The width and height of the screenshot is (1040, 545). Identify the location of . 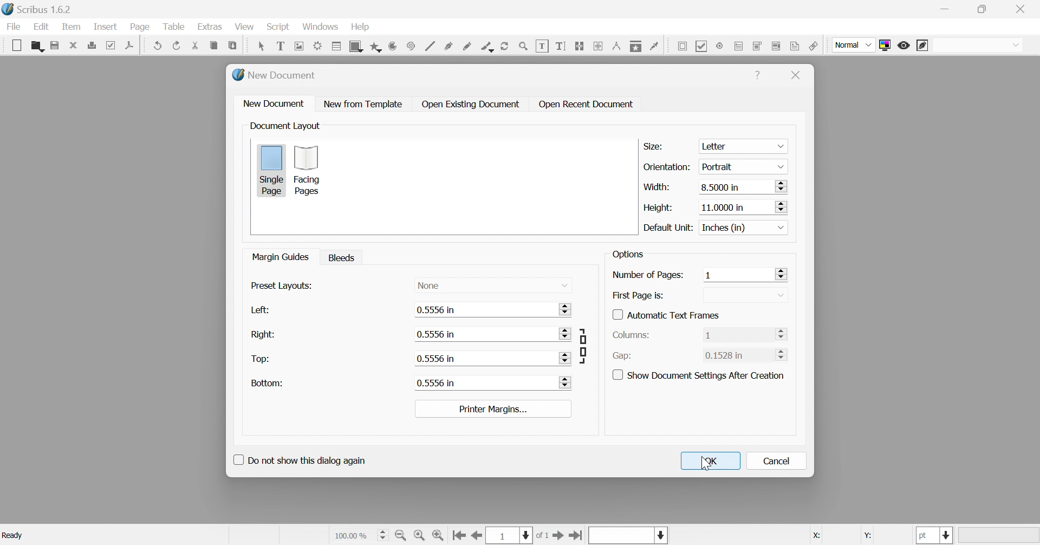
(466, 103).